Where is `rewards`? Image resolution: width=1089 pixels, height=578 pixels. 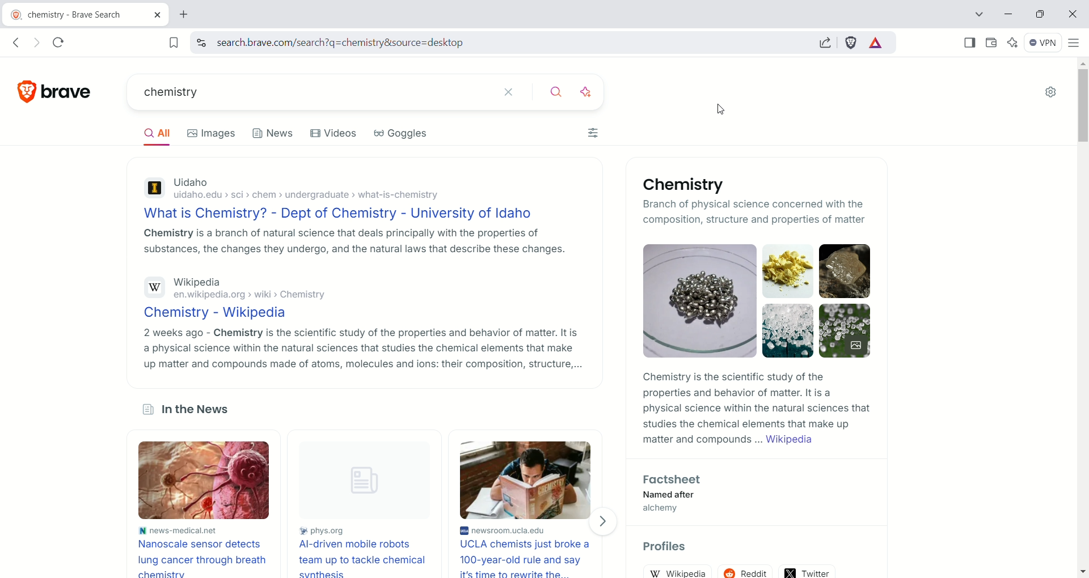 rewards is located at coordinates (876, 43).